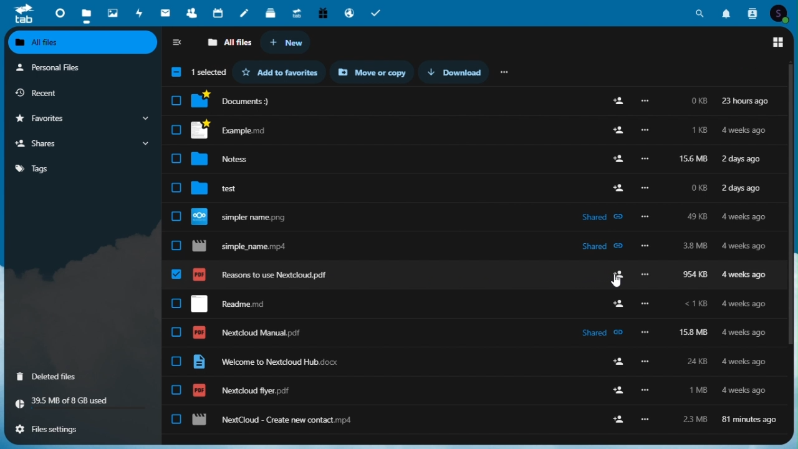 The height and width of the screenshot is (449, 798). I want to click on check box, so click(176, 246).